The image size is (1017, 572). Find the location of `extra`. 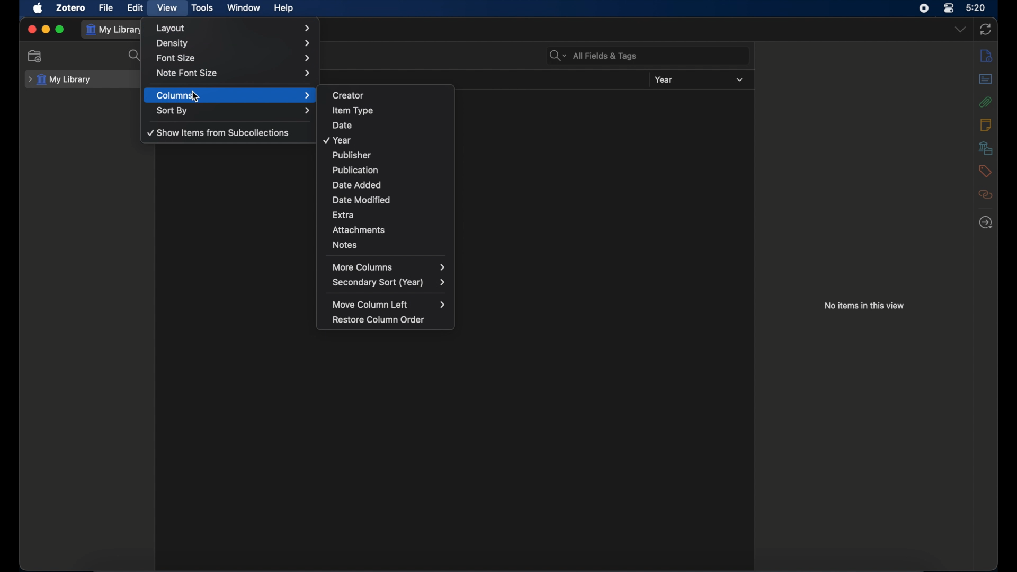

extra is located at coordinates (393, 215).